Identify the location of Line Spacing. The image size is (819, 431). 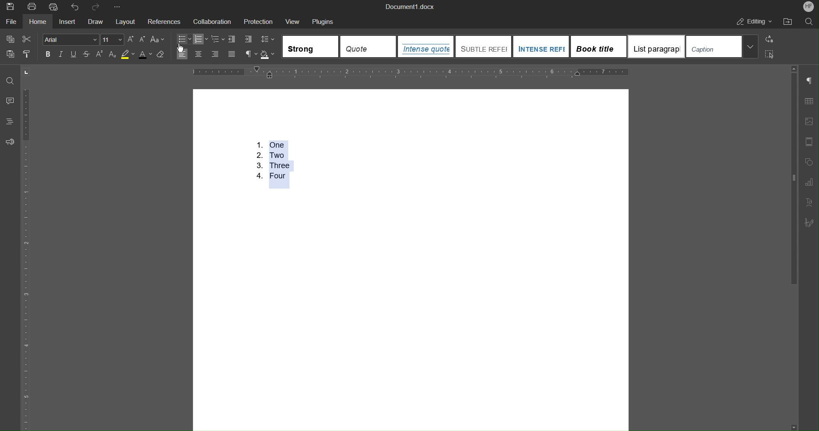
(268, 40).